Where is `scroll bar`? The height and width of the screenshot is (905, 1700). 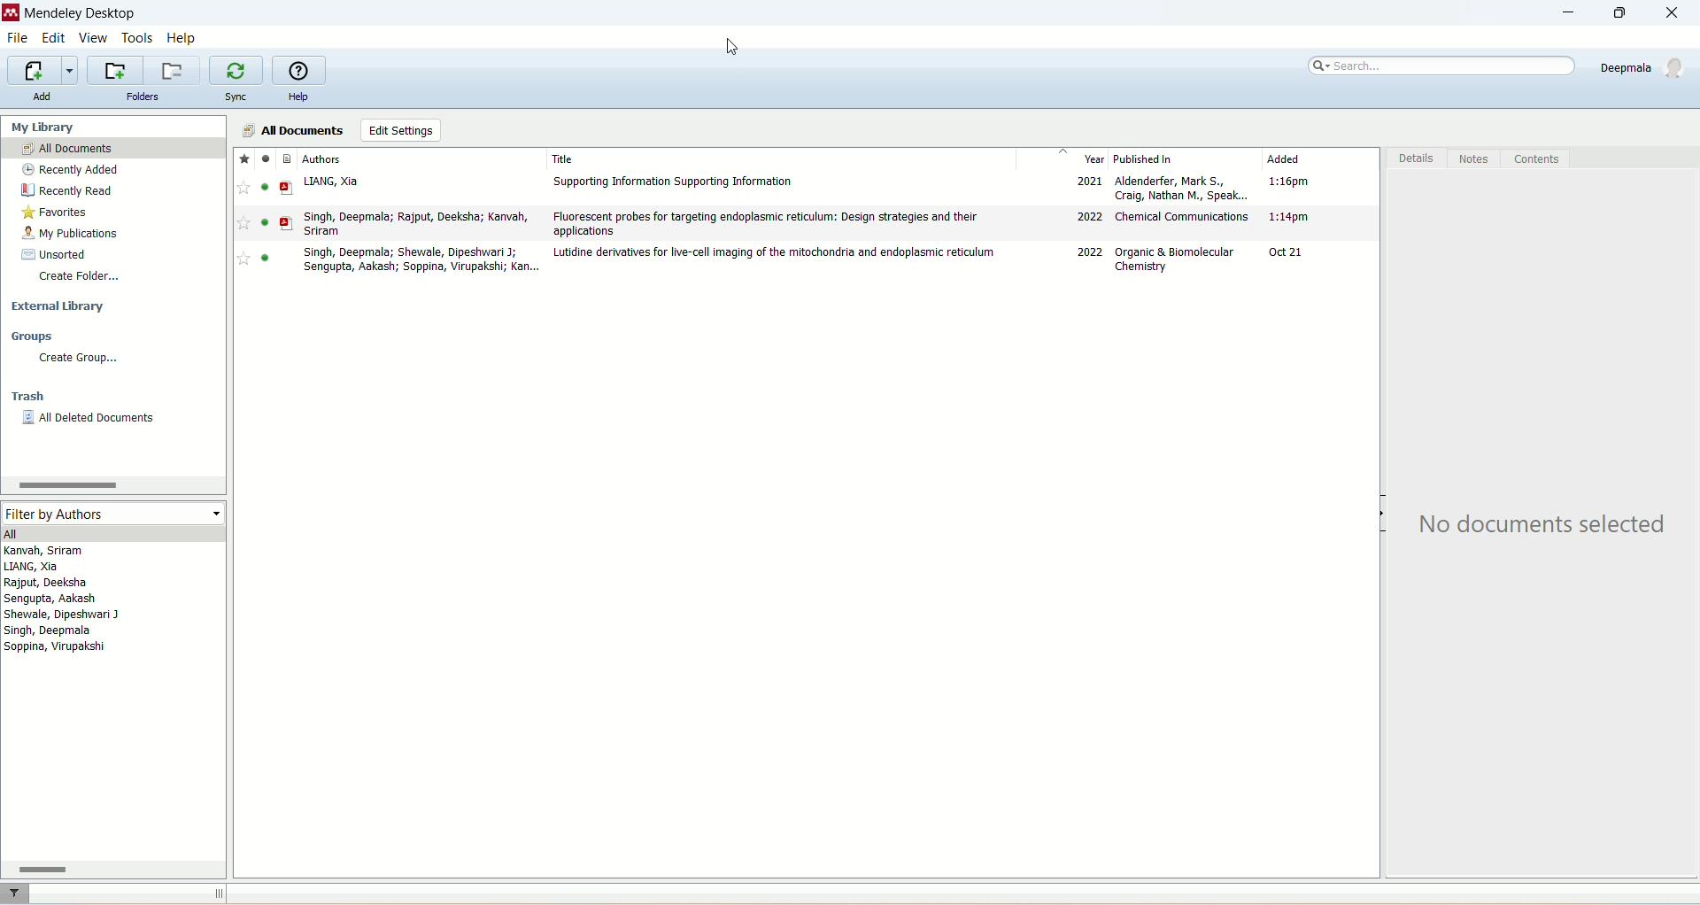
scroll bar is located at coordinates (111, 871).